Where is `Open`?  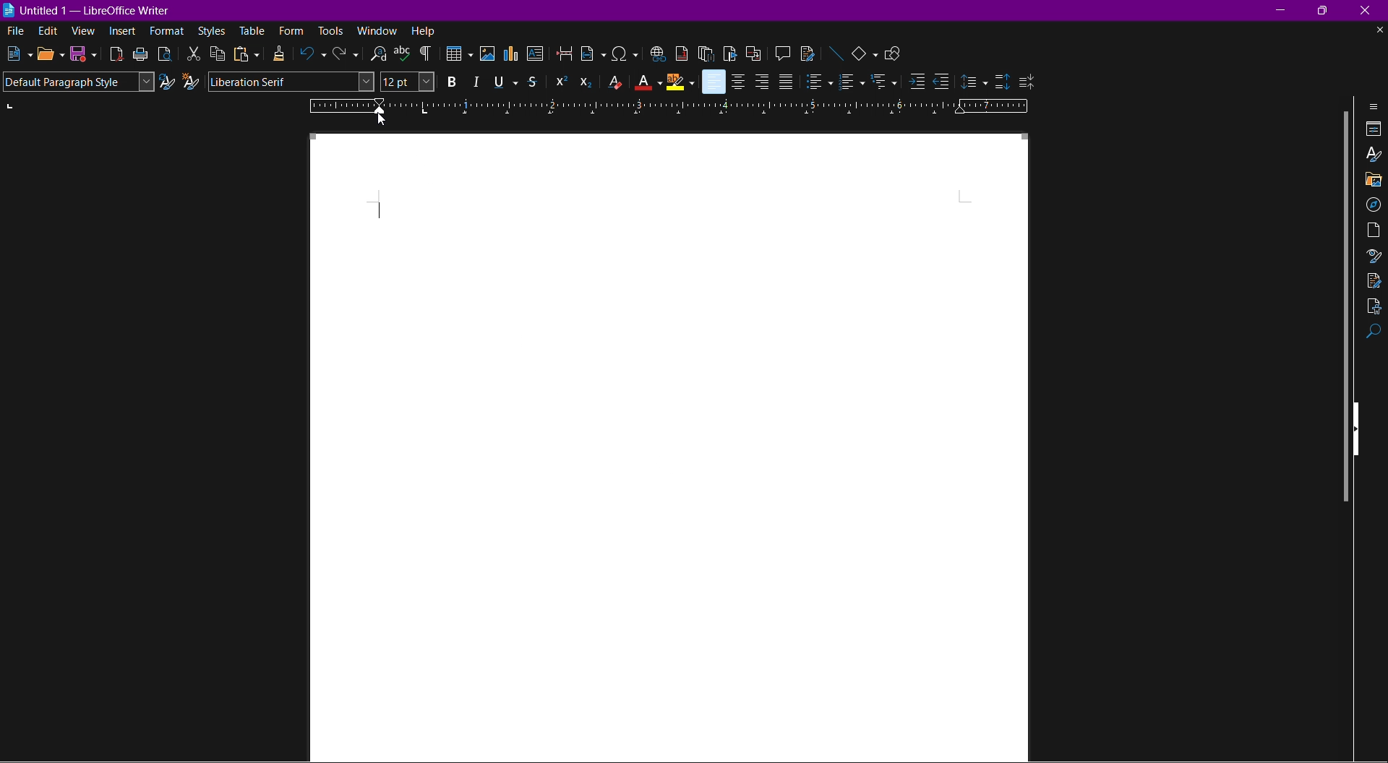 Open is located at coordinates (51, 54).